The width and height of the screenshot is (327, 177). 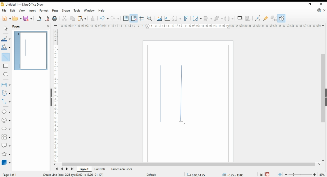 I want to click on restore, so click(x=310, y=4).